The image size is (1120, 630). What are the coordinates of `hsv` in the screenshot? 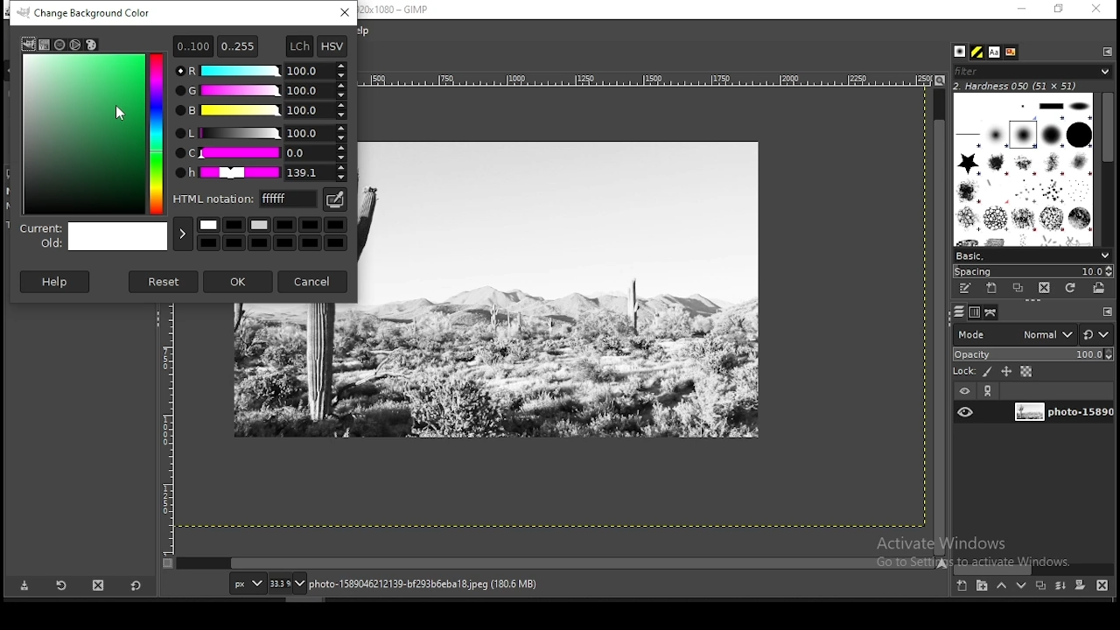 It's located at (332, 46).